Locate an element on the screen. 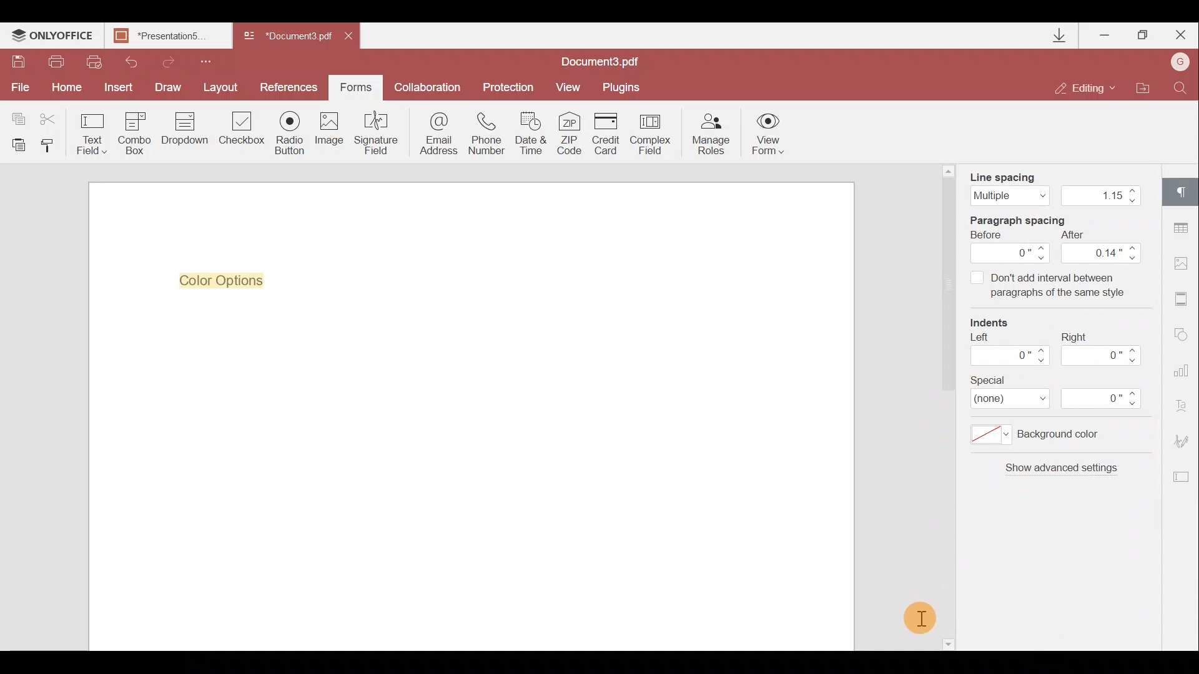 The image size is (1199, 674). Cursor is located at coordinates (921, 618).